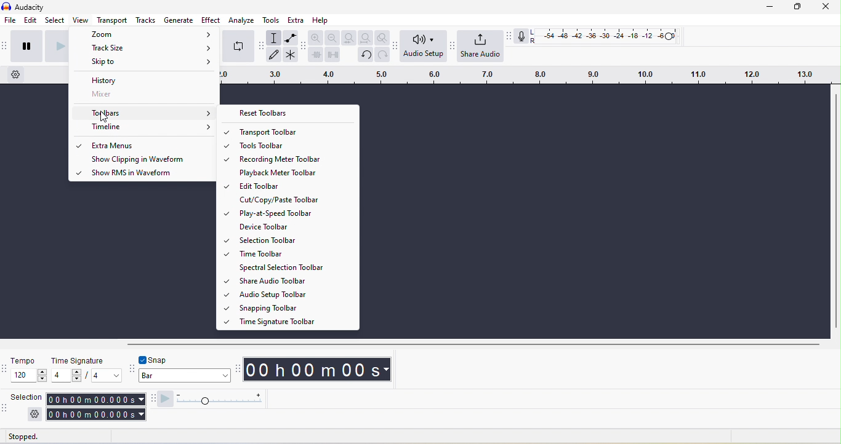  Describe the element at coordinates (273, 54) in the screenshot. I see `draw tool` at that location.